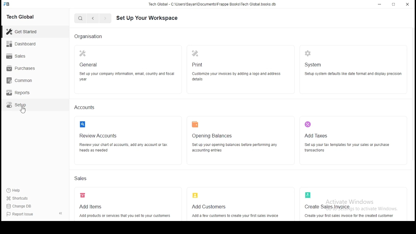 Image resolution: width=416 pixels, height=234 pixels. Describe the element at coordinates (127, 206) in the screenshot. I see `Add item ` at that location.